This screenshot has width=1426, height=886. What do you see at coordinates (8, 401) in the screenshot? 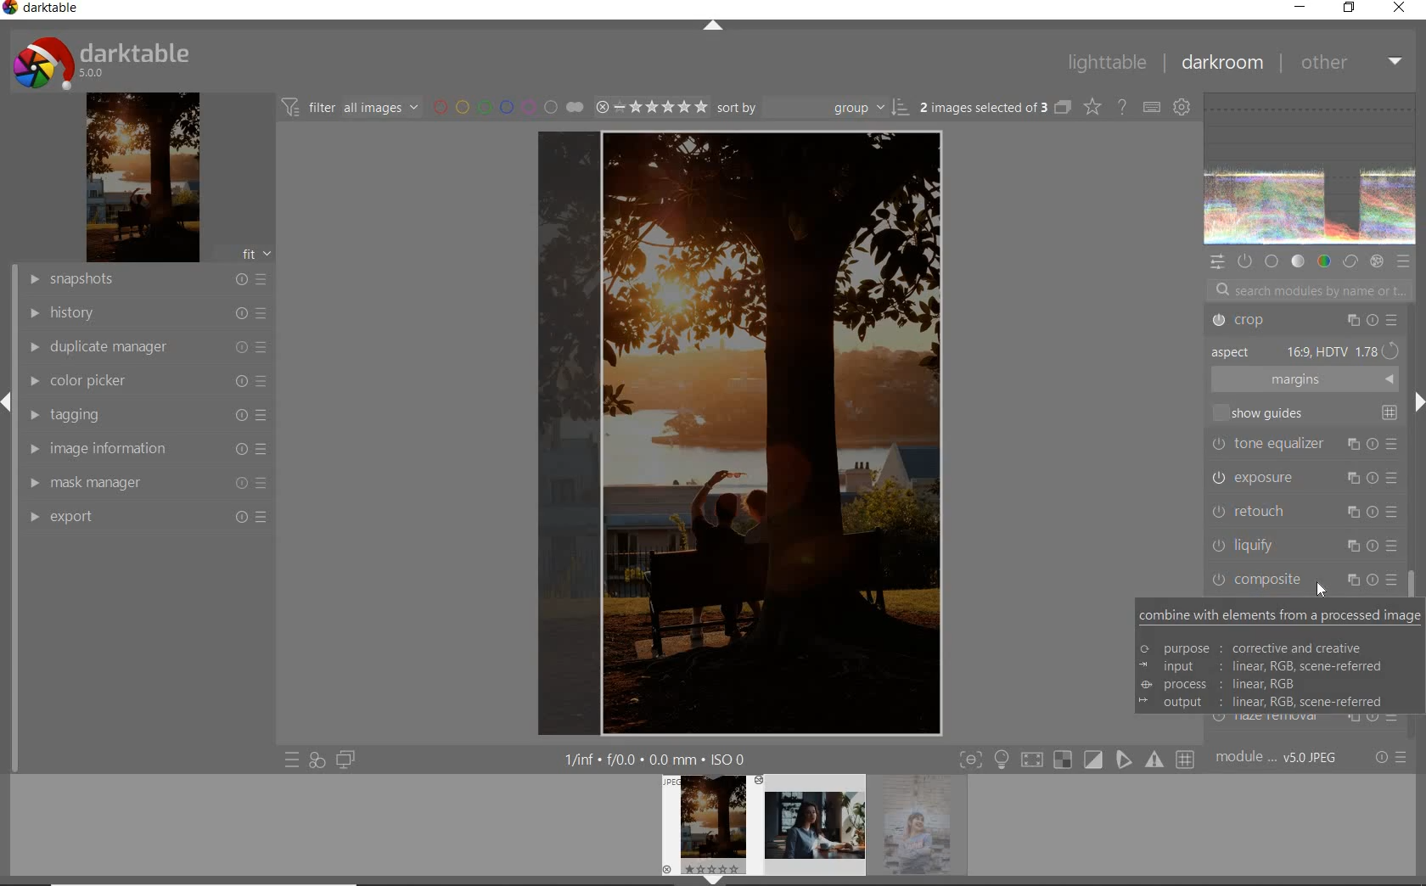
I see `expand/collapse` at bounding box center [8, 401].